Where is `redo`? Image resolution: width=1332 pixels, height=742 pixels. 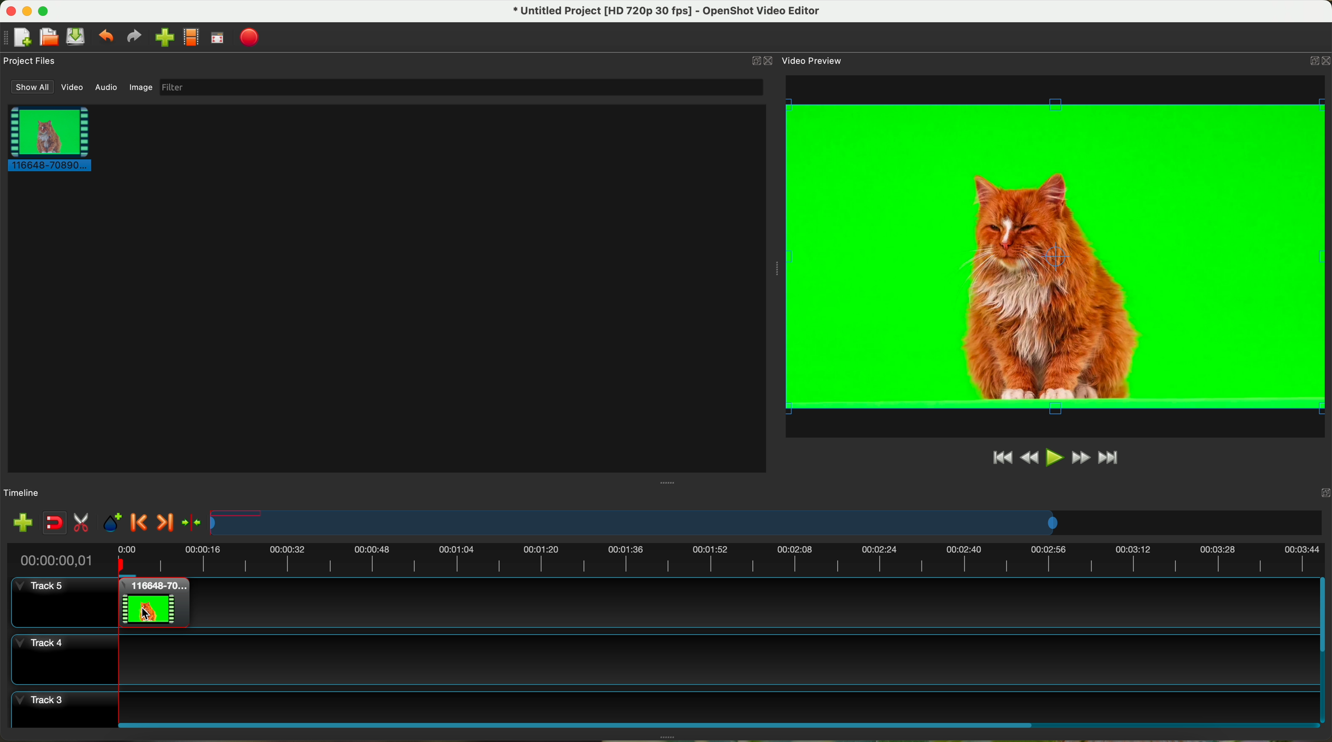
redo is located at coordinates (133, 36).